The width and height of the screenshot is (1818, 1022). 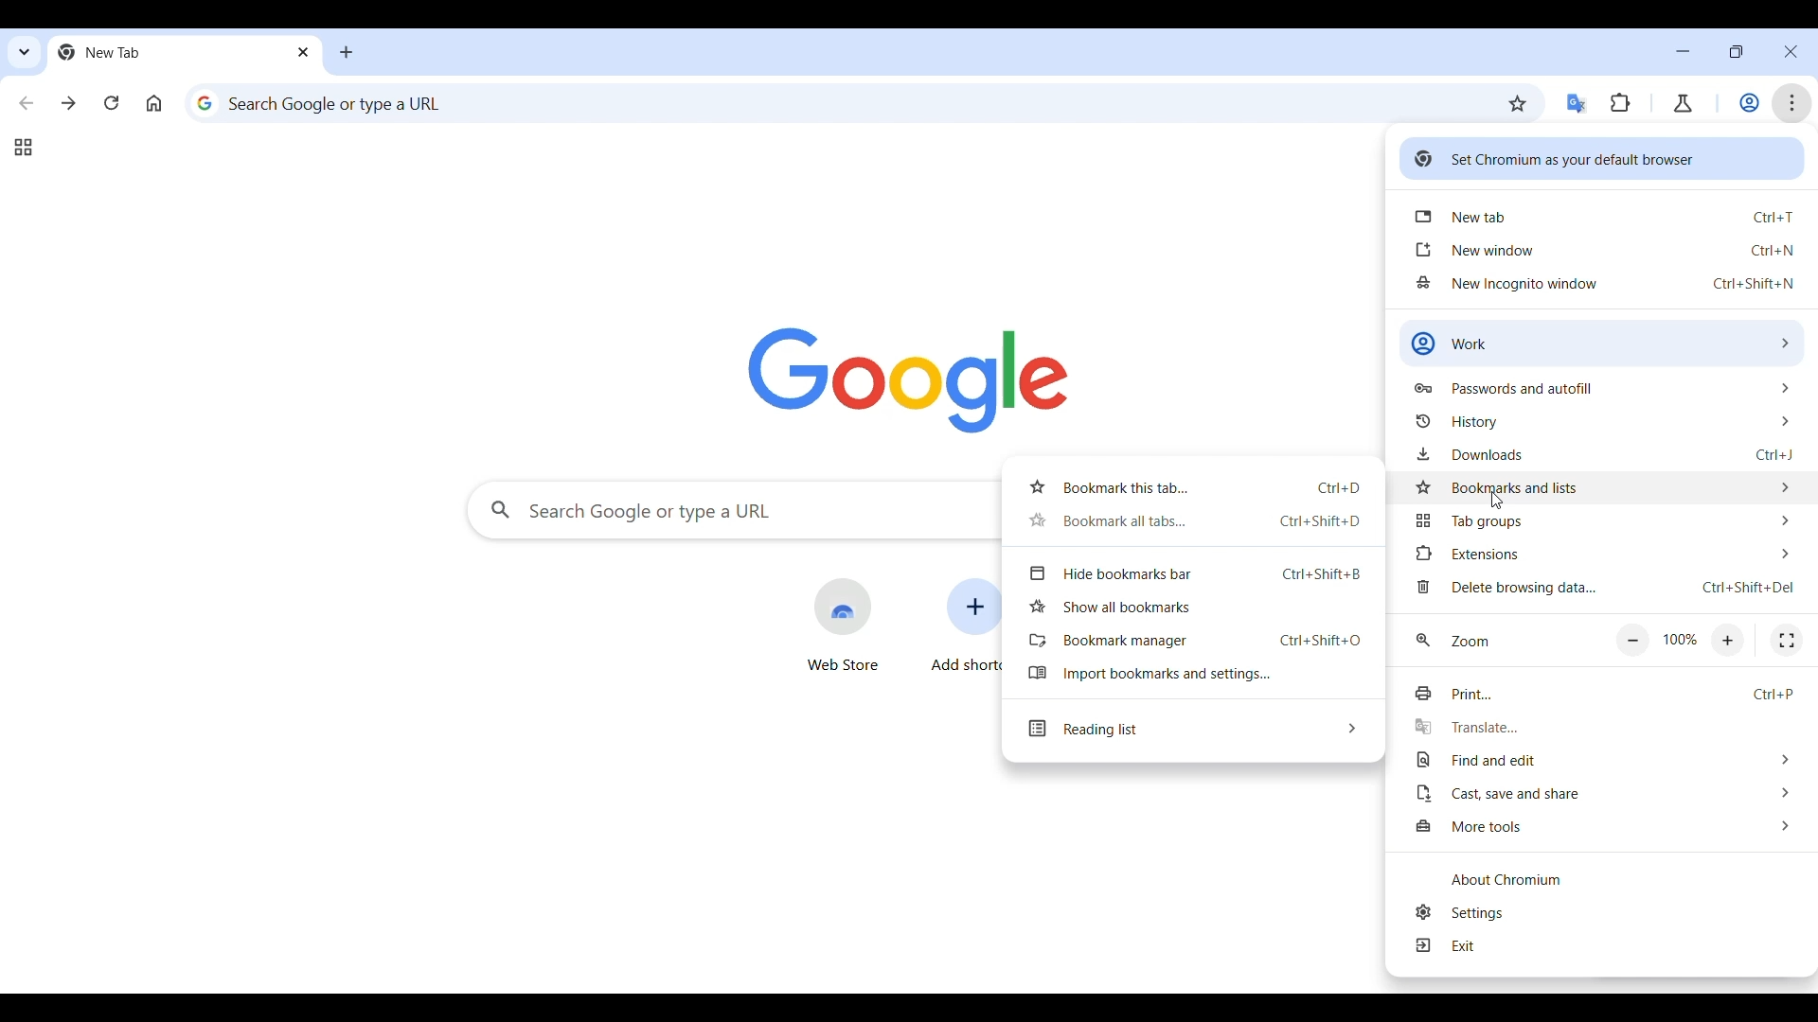 What do you see at coordinates (1607, 912) in the screenshot?
I see `Settings` at bounding box center [1607, 912].